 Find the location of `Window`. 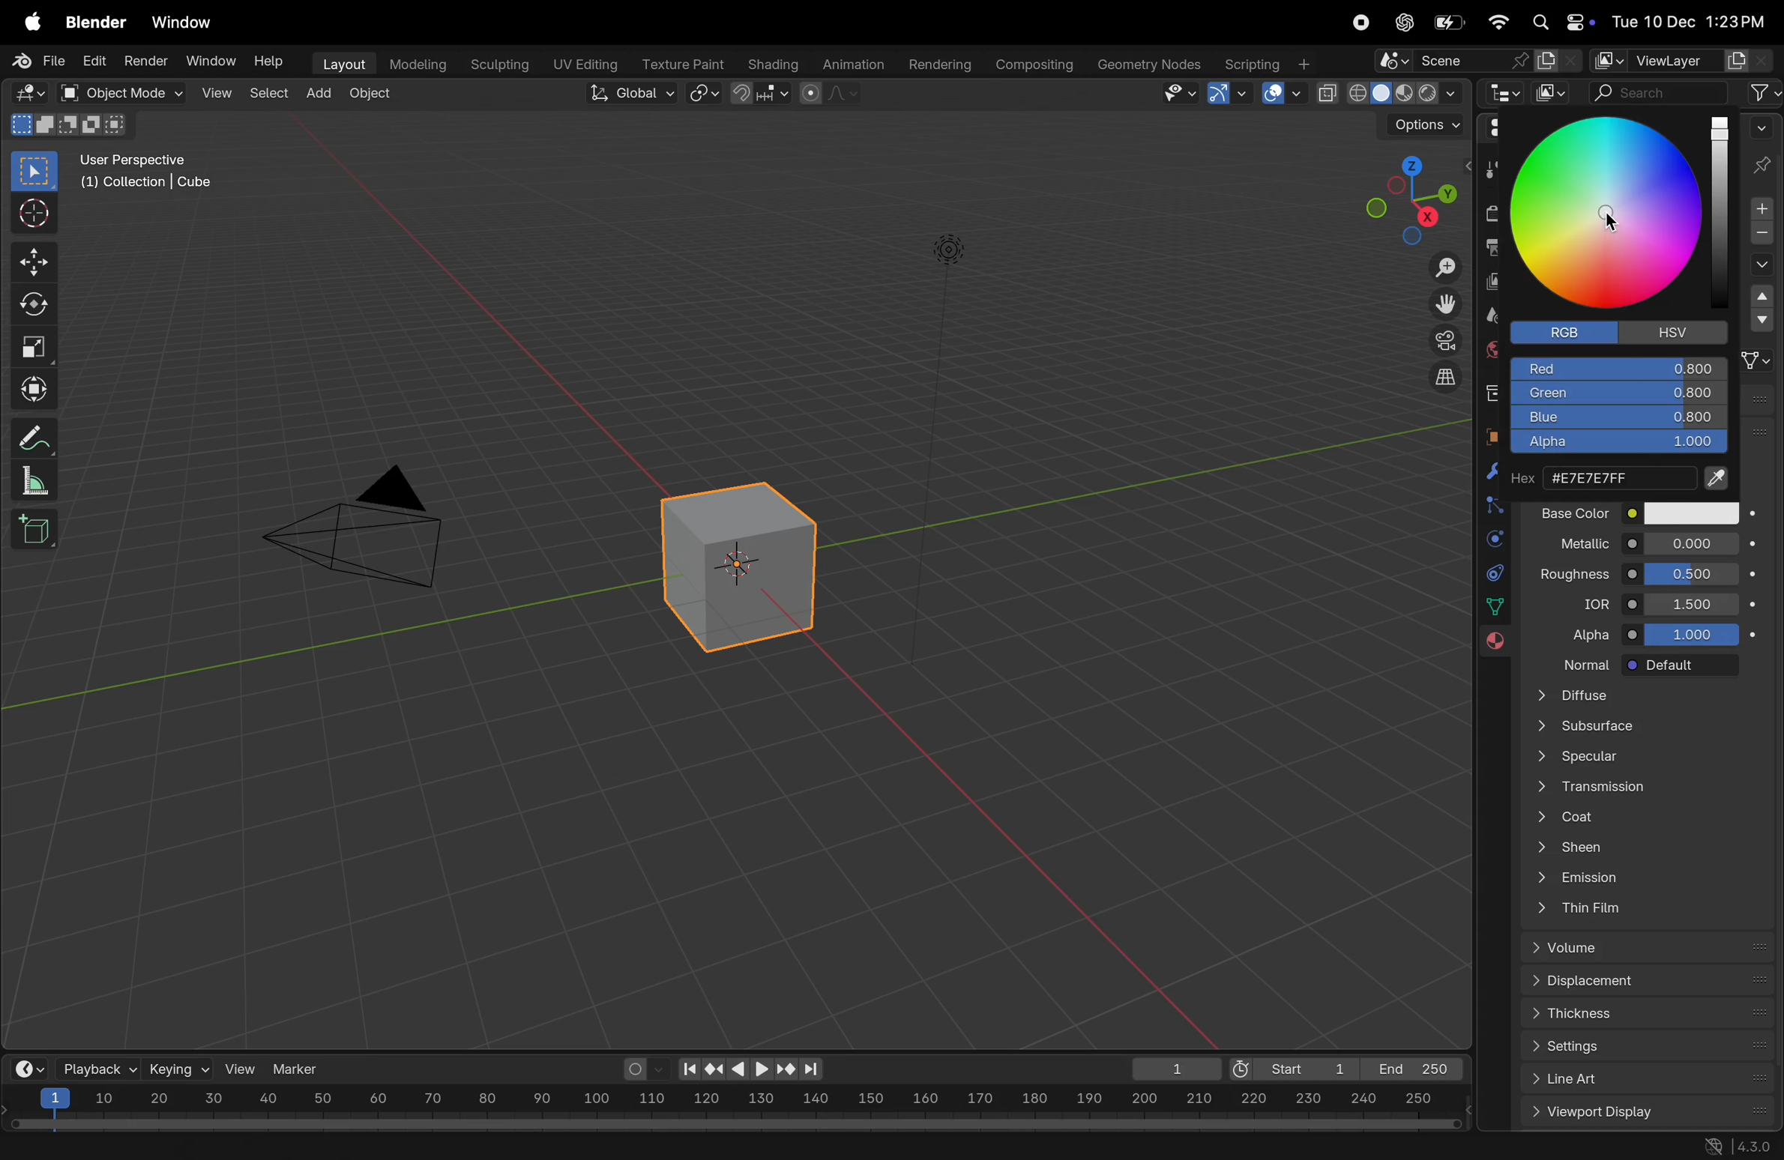

Window is located at coordinates (211, 61).